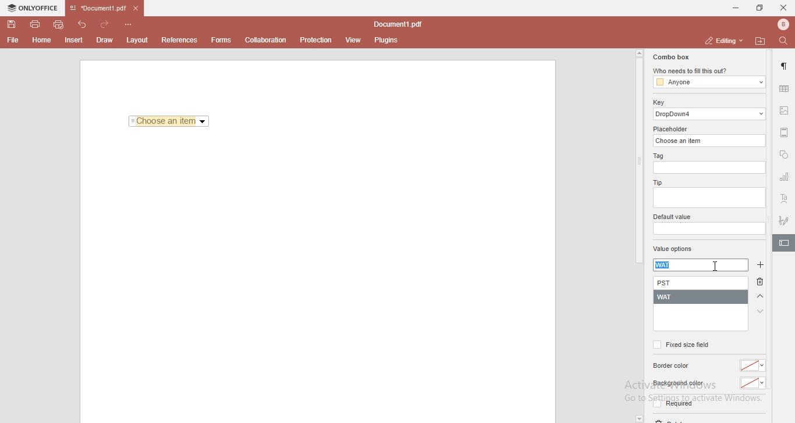  What do you see at coordinates (400, 25) in the screenshot?
I see `file name` at bounding box center [400, 25].